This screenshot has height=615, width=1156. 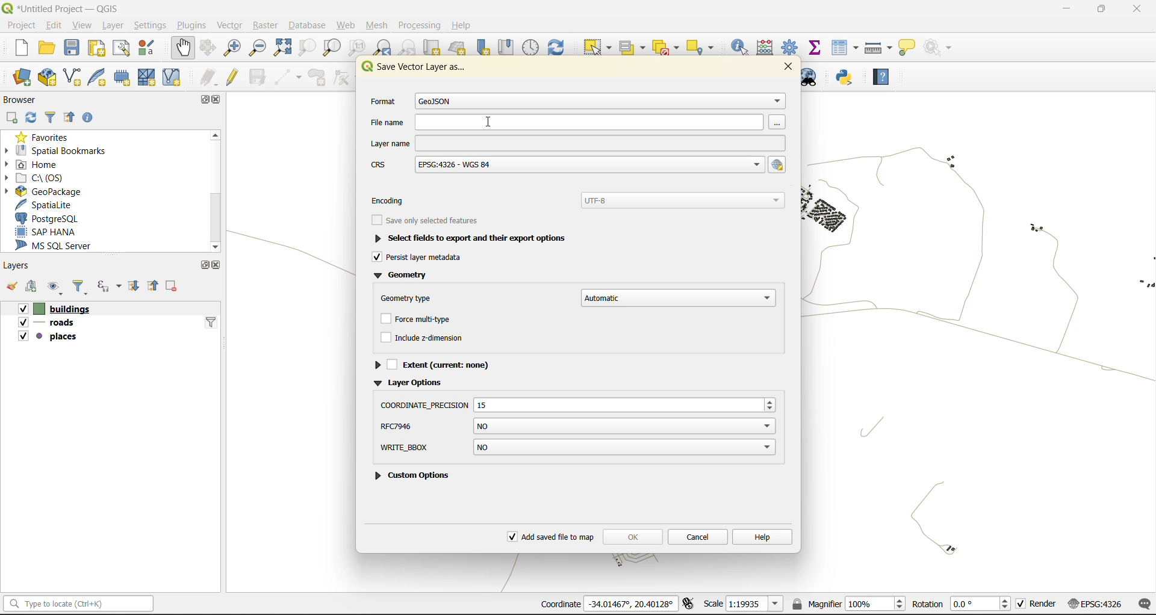 What do you see at coordinates (344, 77) in the screenshot?
I see `vertex tools` at bounding box center [344, 77].